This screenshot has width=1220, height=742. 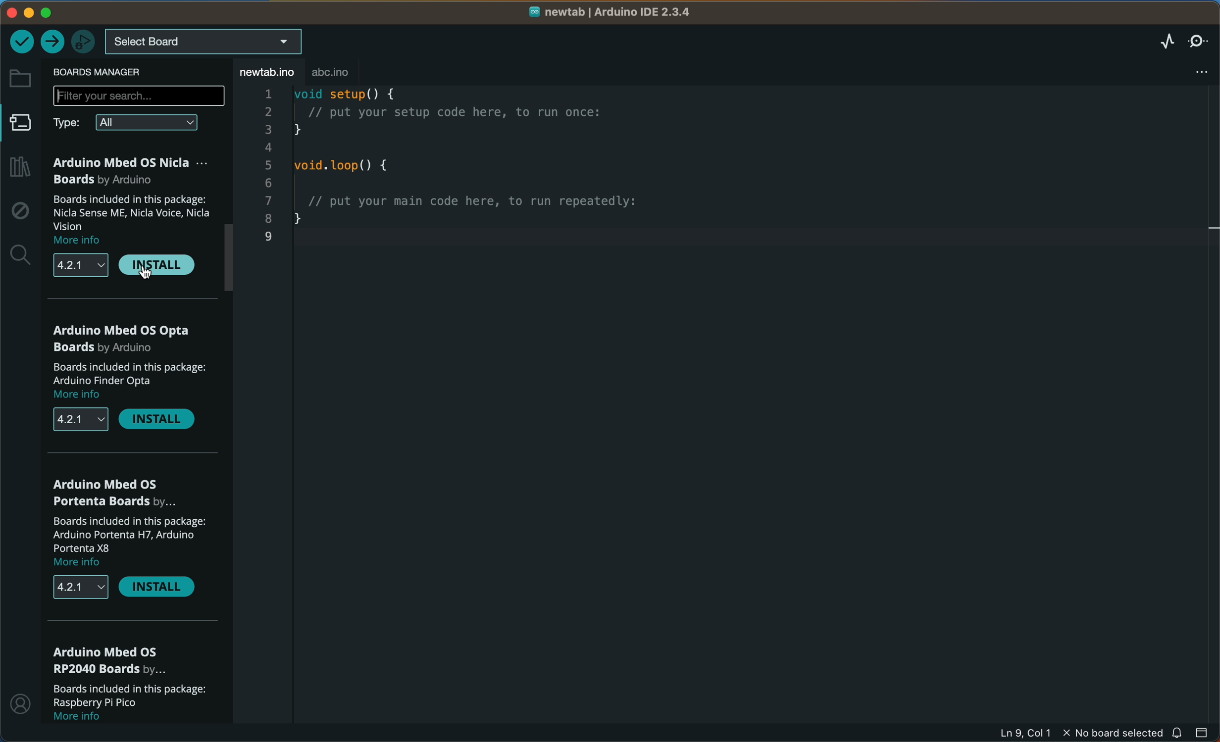 I want to click on close slidebar, so click(x=1205, y=734).